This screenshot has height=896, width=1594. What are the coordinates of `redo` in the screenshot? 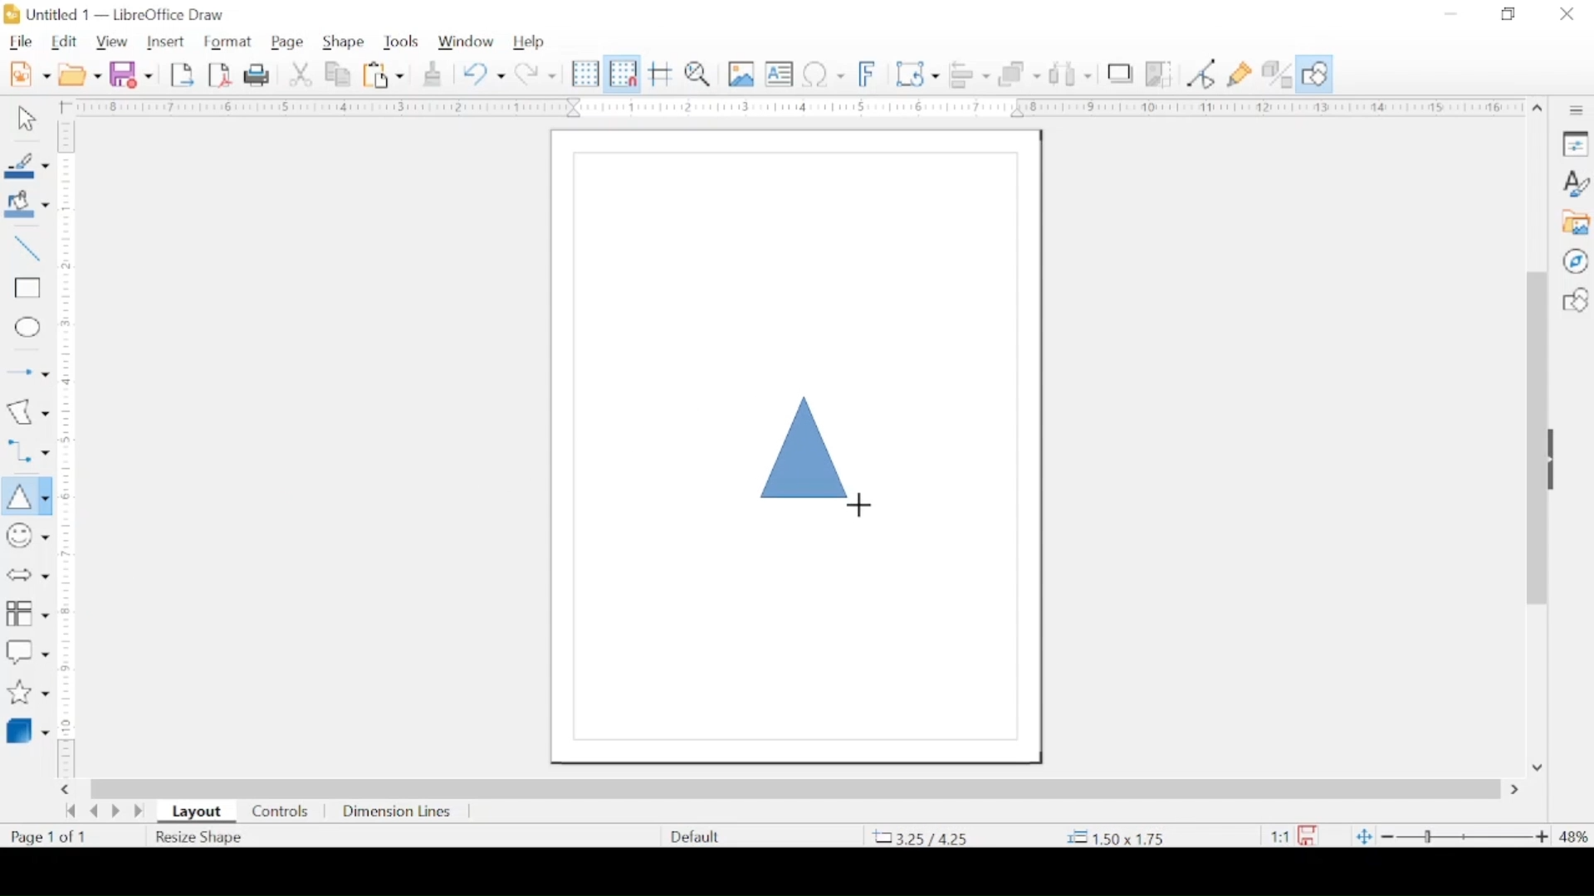 It's located at (537, 74).